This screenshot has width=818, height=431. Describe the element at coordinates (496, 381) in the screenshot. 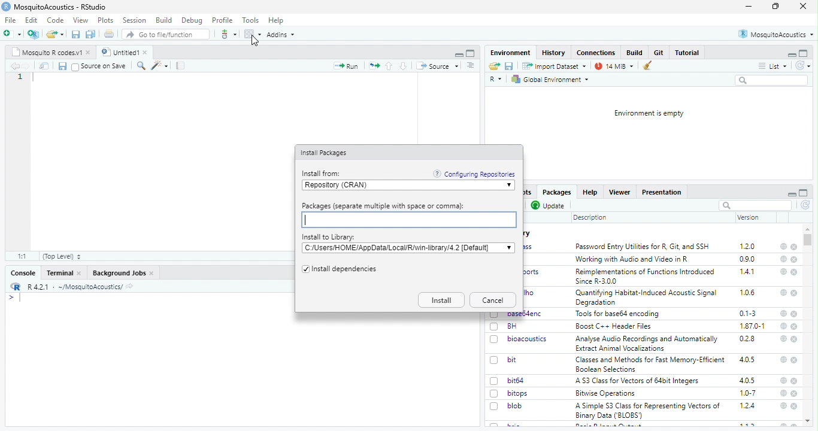

I see `checkbox` at that location.